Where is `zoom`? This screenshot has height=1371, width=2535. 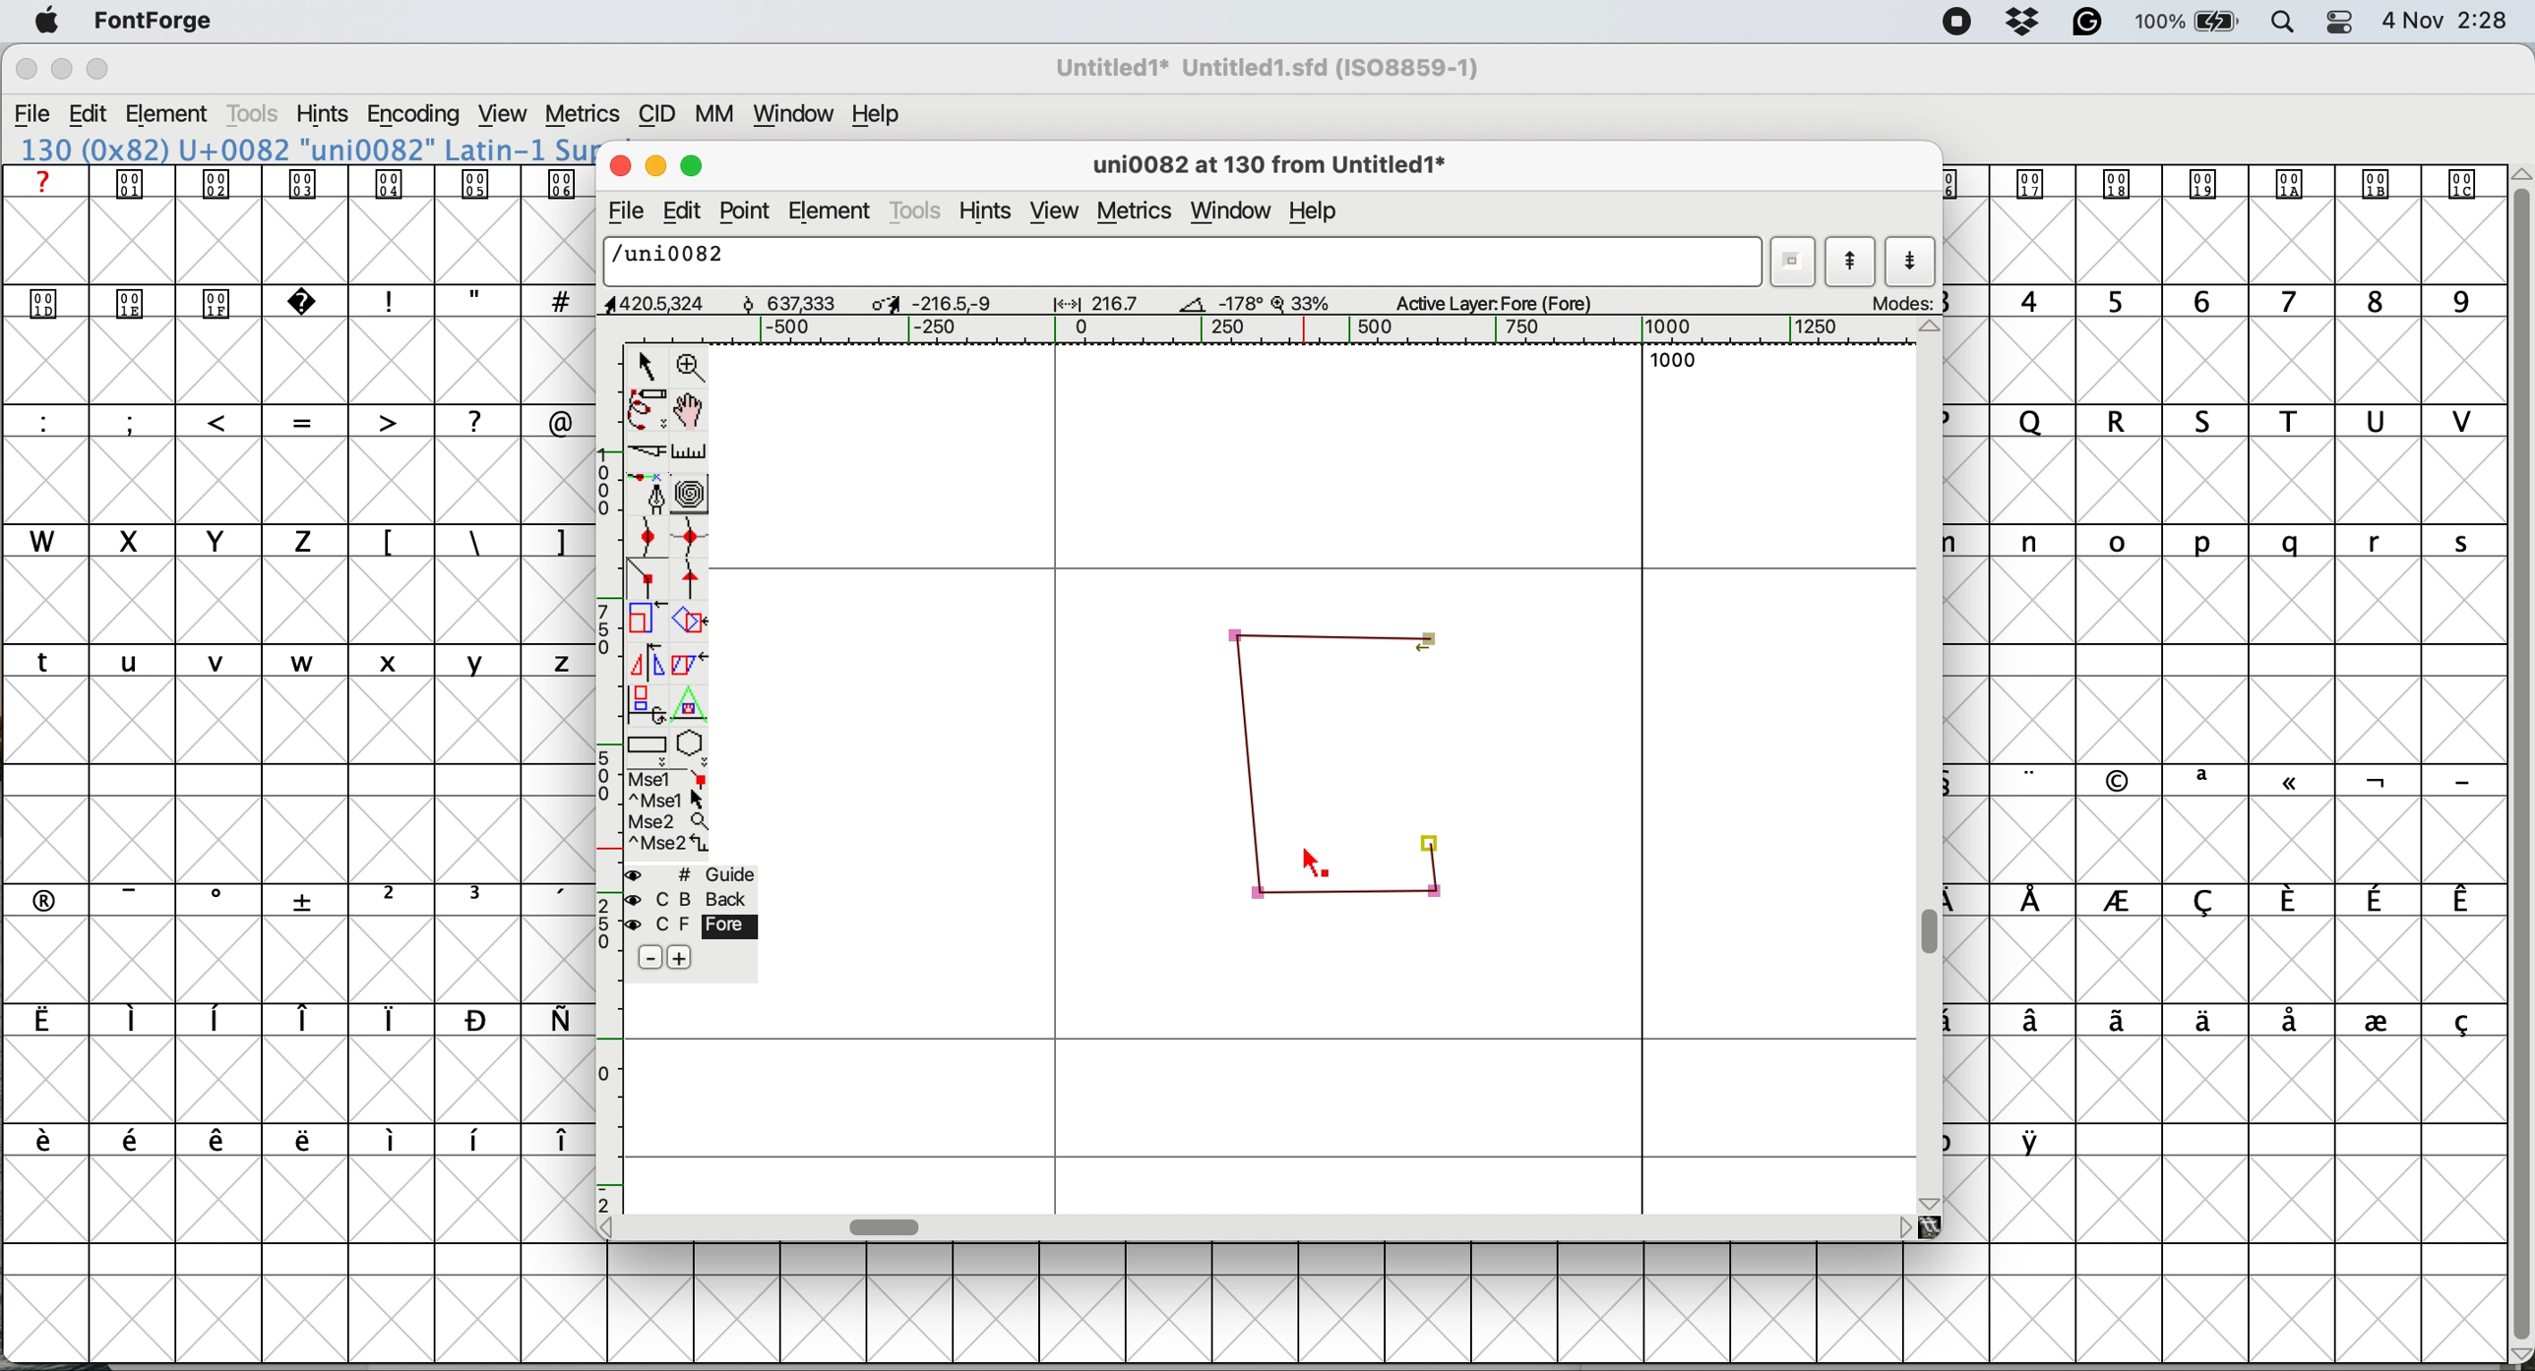 zoom is located at coordinates (693, 365).